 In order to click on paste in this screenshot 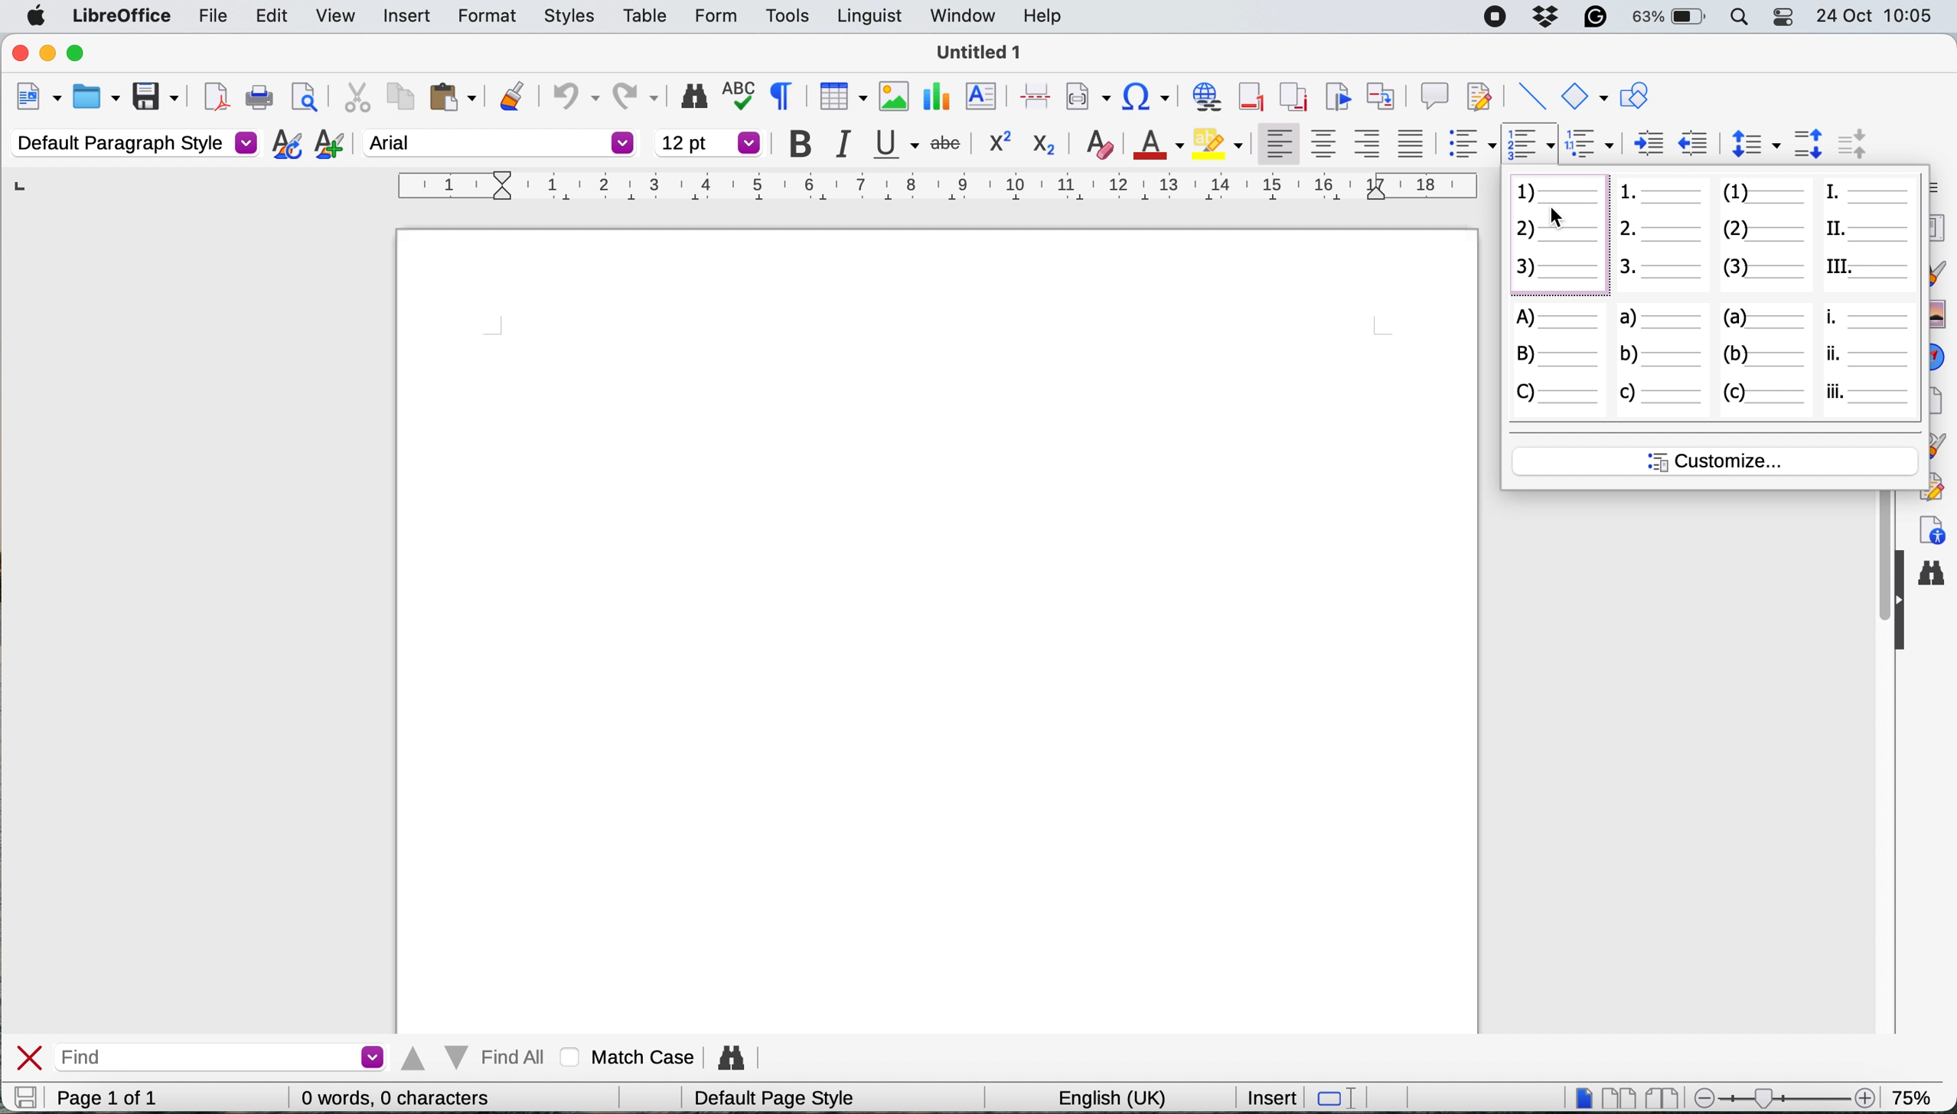, I will do `click(453, 96)`.